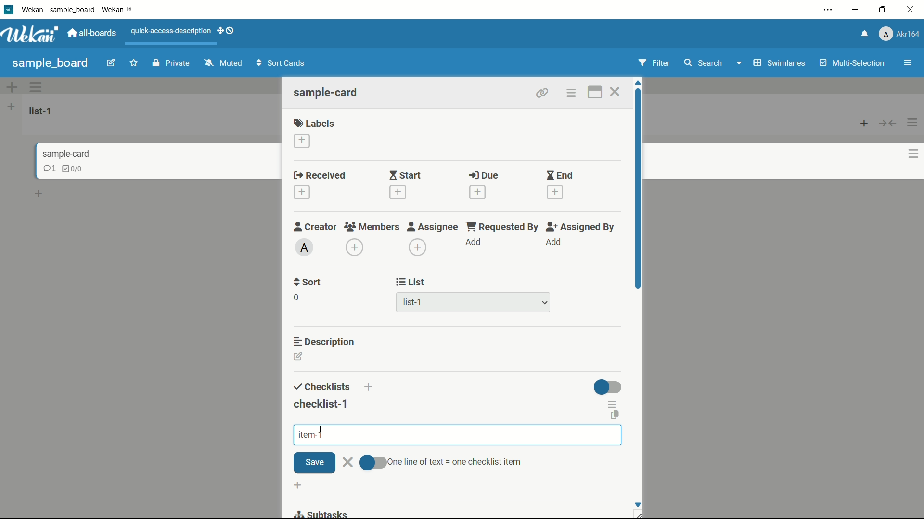 The height and width of the screenshot is (519, 924). What do you see at coordinates (327, 342) in the screenshot?
I see `description` at bounding box center [327, 342].